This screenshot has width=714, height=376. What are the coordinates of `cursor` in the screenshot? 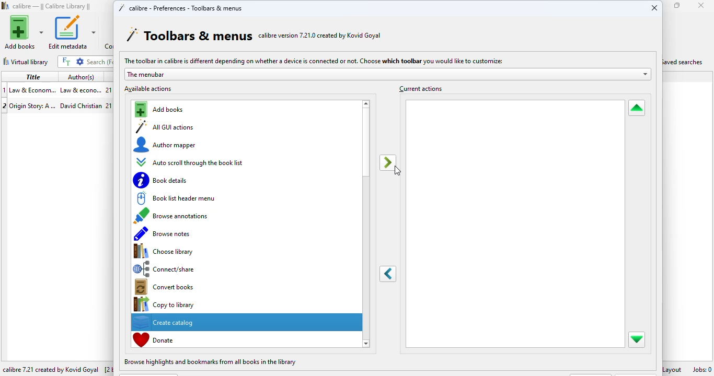 It's located at (398, 171).